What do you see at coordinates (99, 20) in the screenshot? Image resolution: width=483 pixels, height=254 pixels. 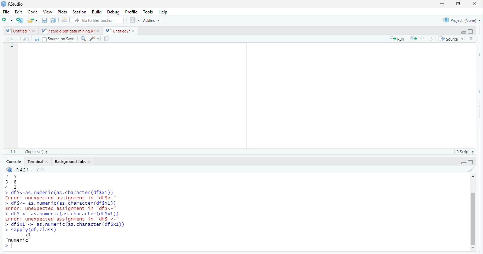 I see ` Goto fileffunction ` at bounding box center [99, 20].